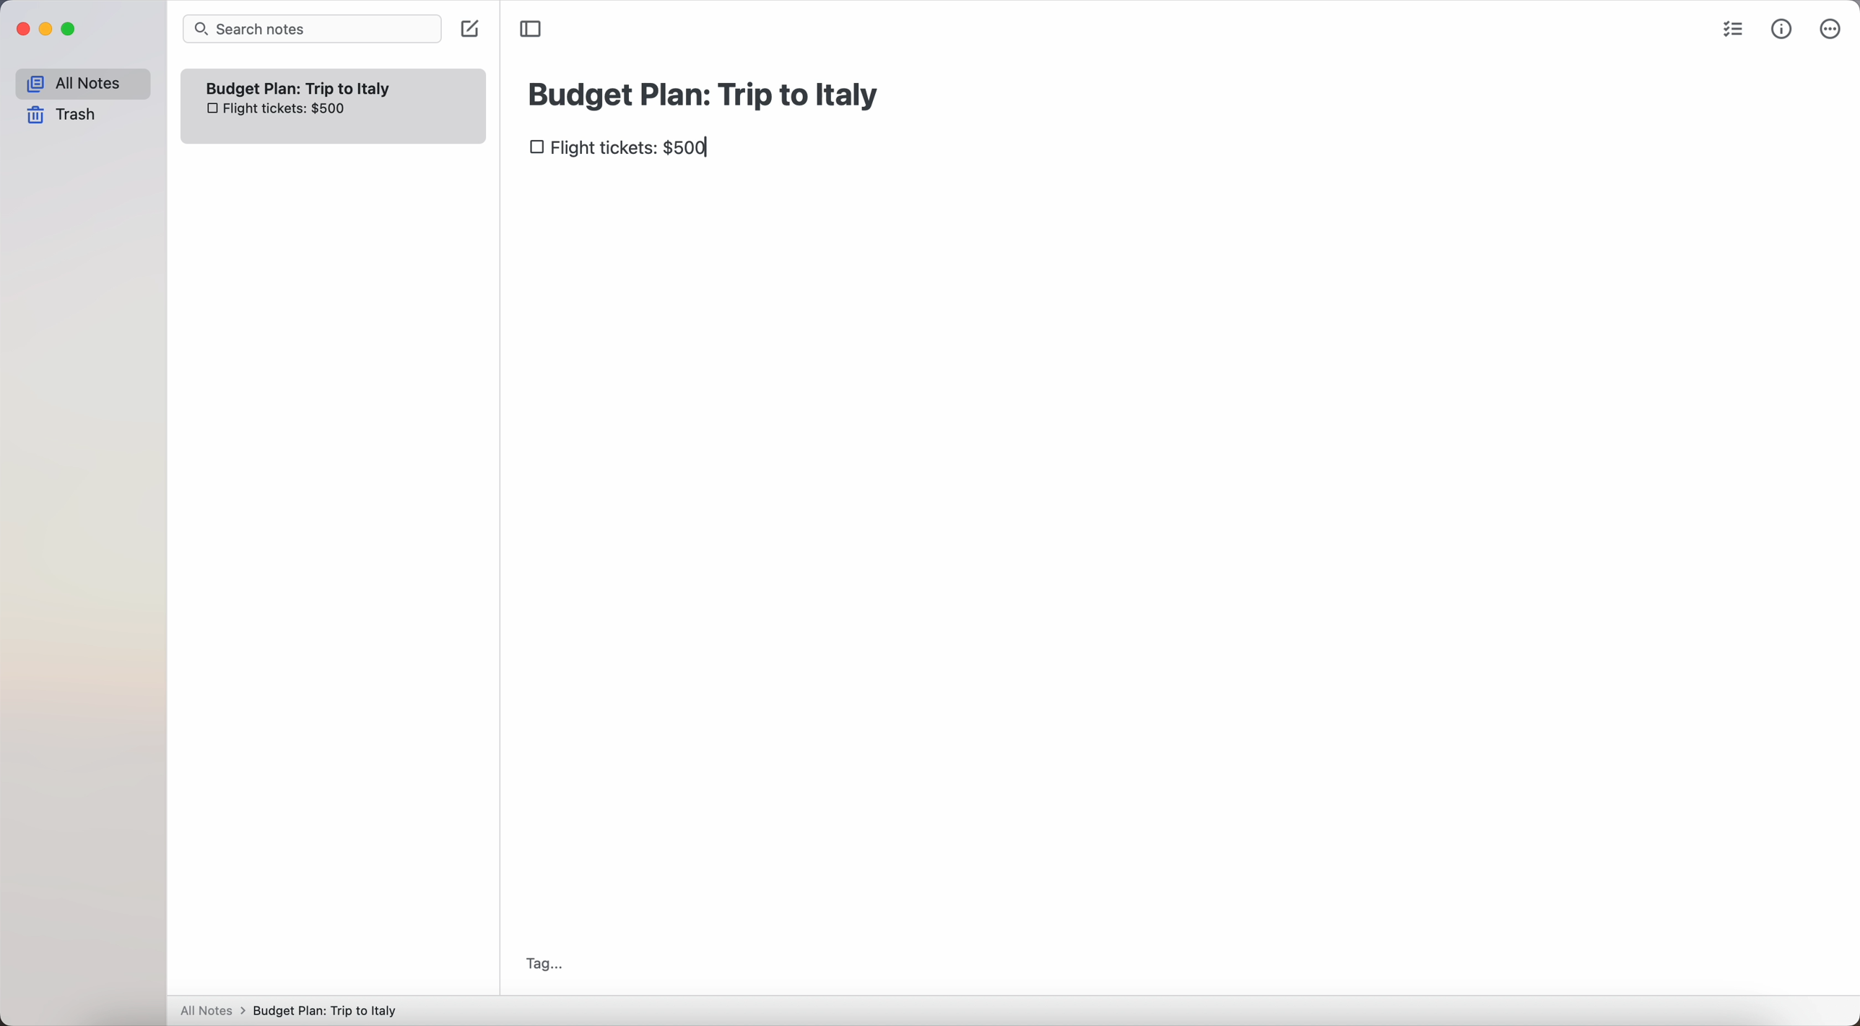  Describe the element at coordinates (531, 28) in the screenshot. I see `toggle sidebar` at that location.